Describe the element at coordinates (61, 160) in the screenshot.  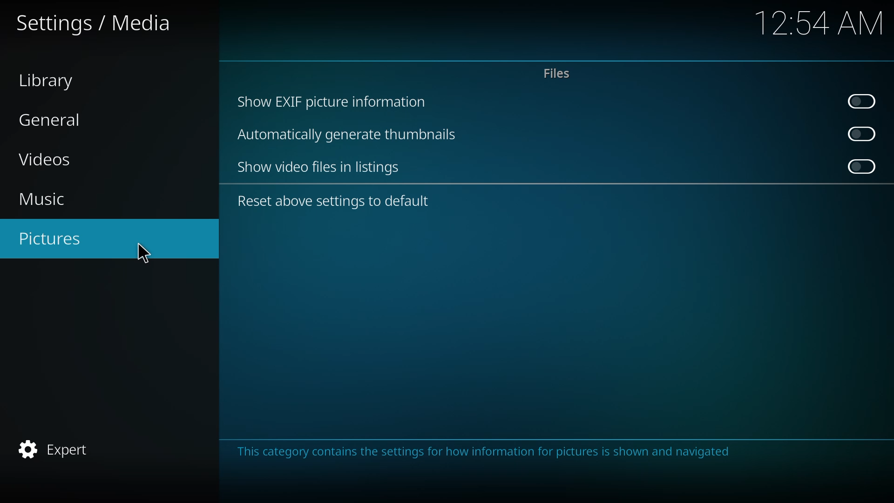
I see `videos` at that location.